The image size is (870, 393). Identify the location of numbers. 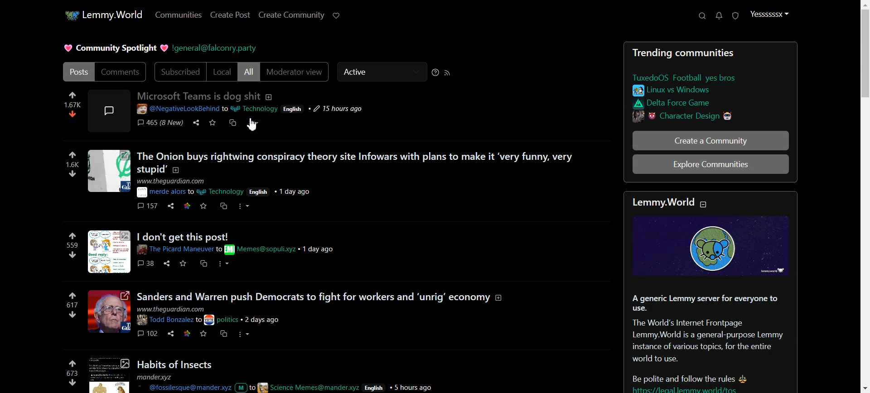
(72, 245).